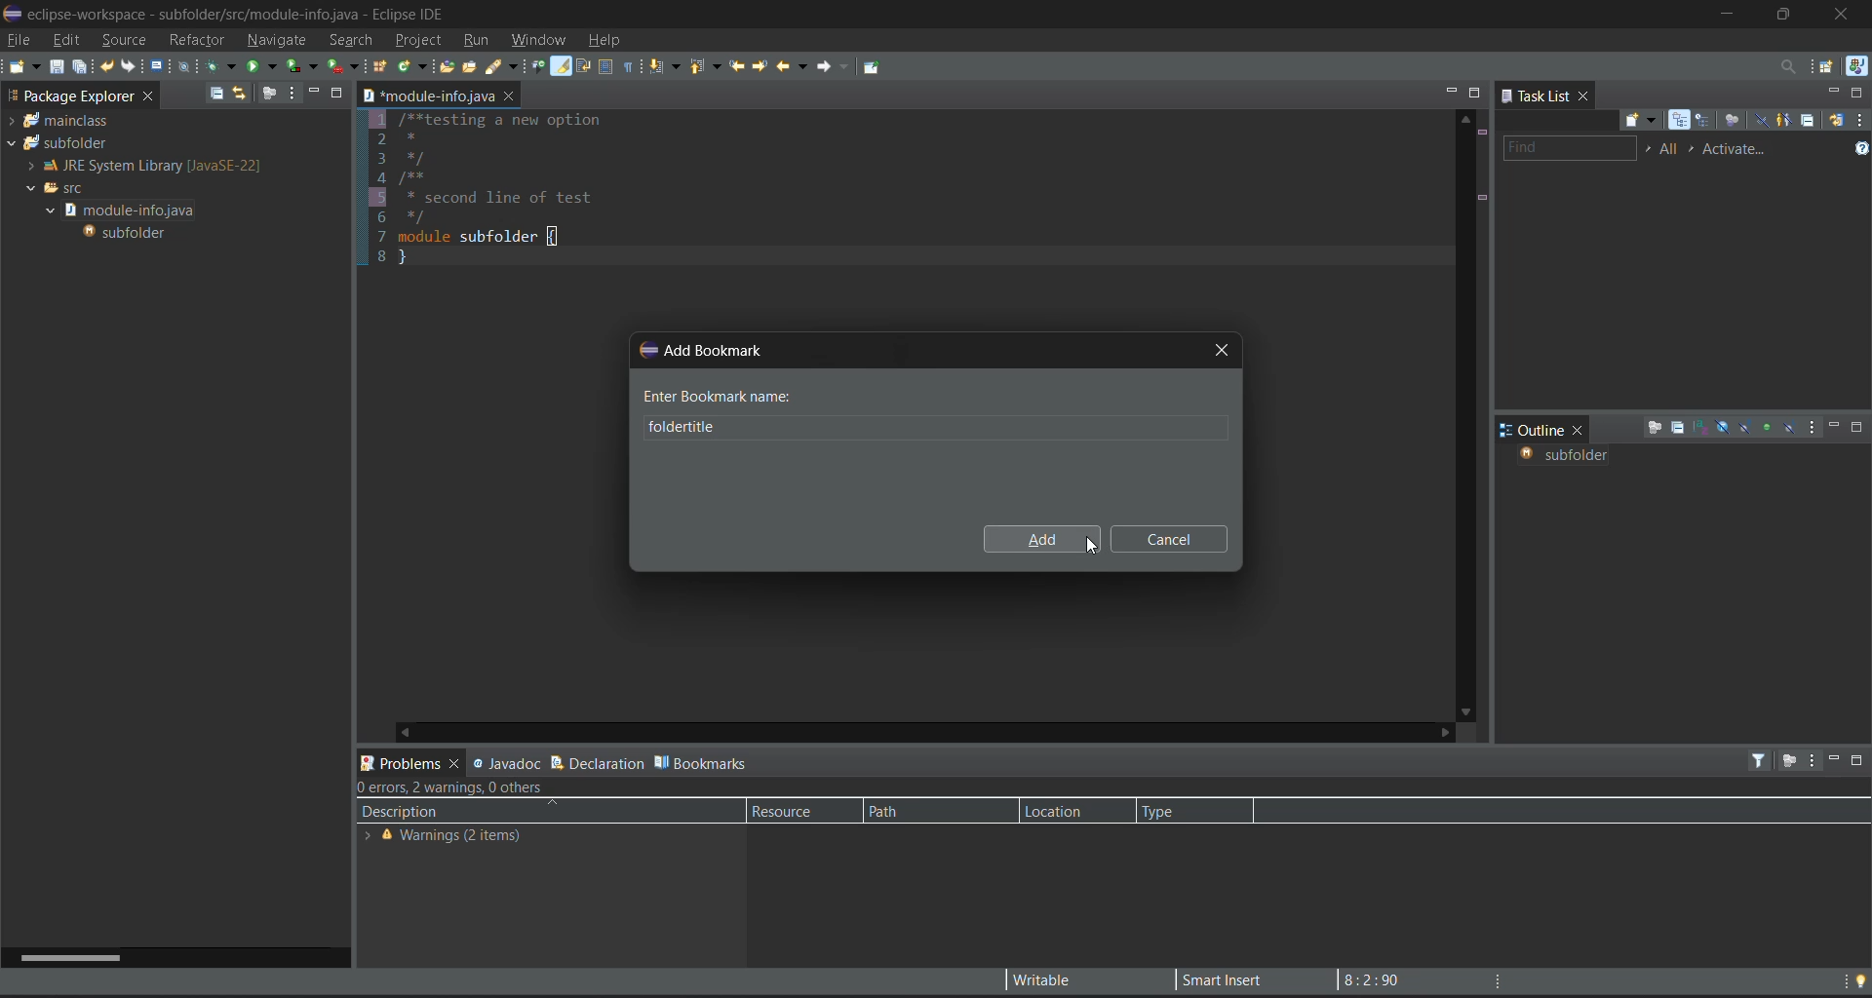  What do you see at coordinates (1762, 760) in the screenshot?
I see `filters` at bounding box center [1762, 760].